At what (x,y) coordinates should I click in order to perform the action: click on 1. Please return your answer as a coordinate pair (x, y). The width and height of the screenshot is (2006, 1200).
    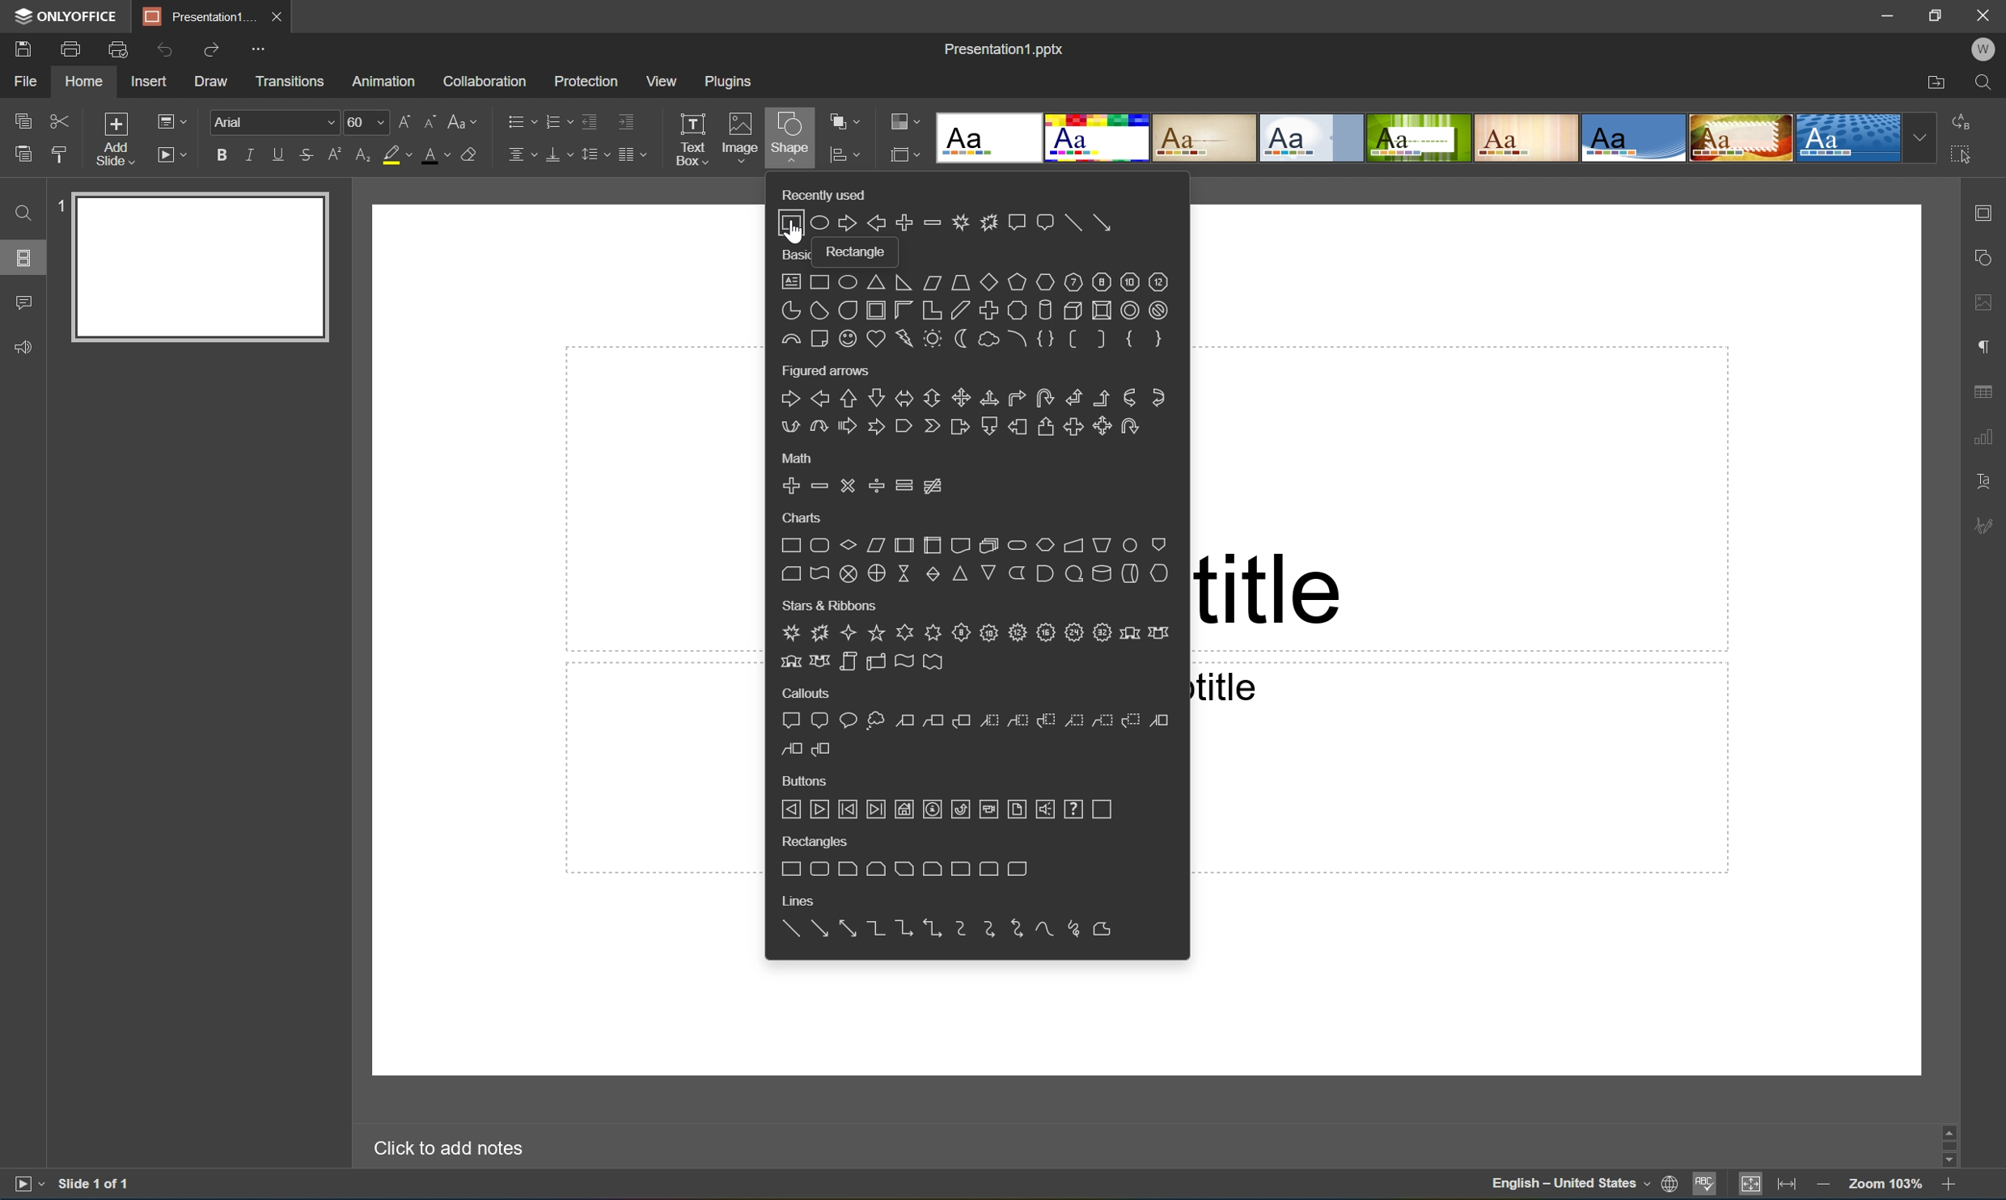
    Looking at the image, I should click on (54, 209).